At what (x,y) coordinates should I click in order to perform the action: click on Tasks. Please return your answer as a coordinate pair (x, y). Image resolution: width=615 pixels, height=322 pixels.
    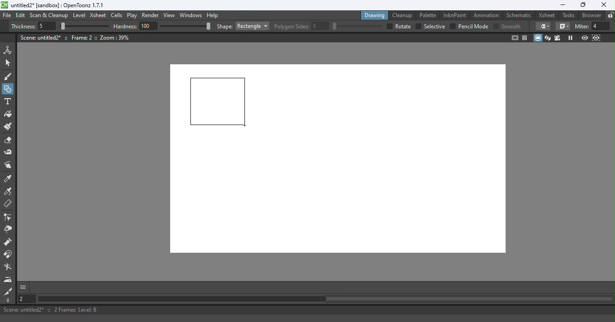
    Looking at the image, I should click on (569, 15).